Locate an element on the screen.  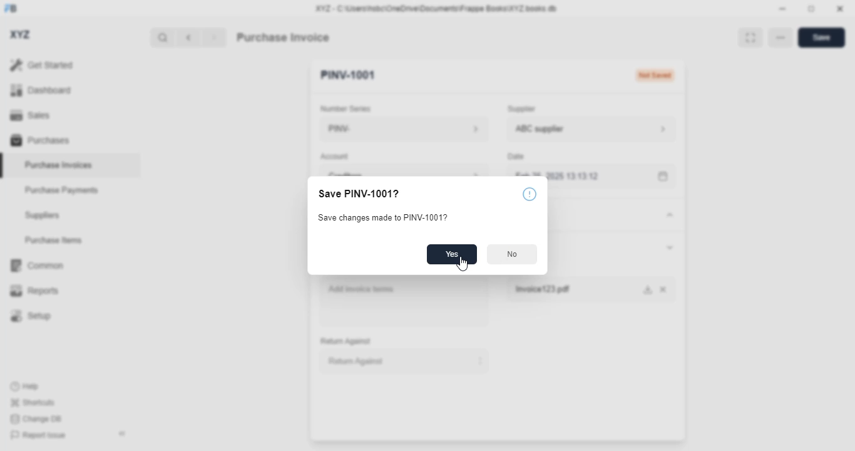
cursor is located at coordinates (463, 264).